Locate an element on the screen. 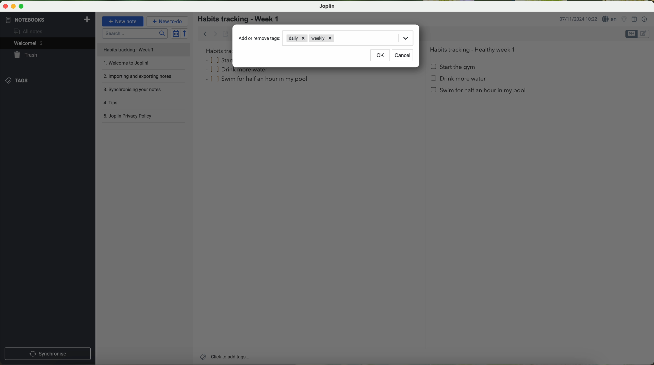 This screenshot has height=365, width=654. trash is located at coordinates (27, 55).